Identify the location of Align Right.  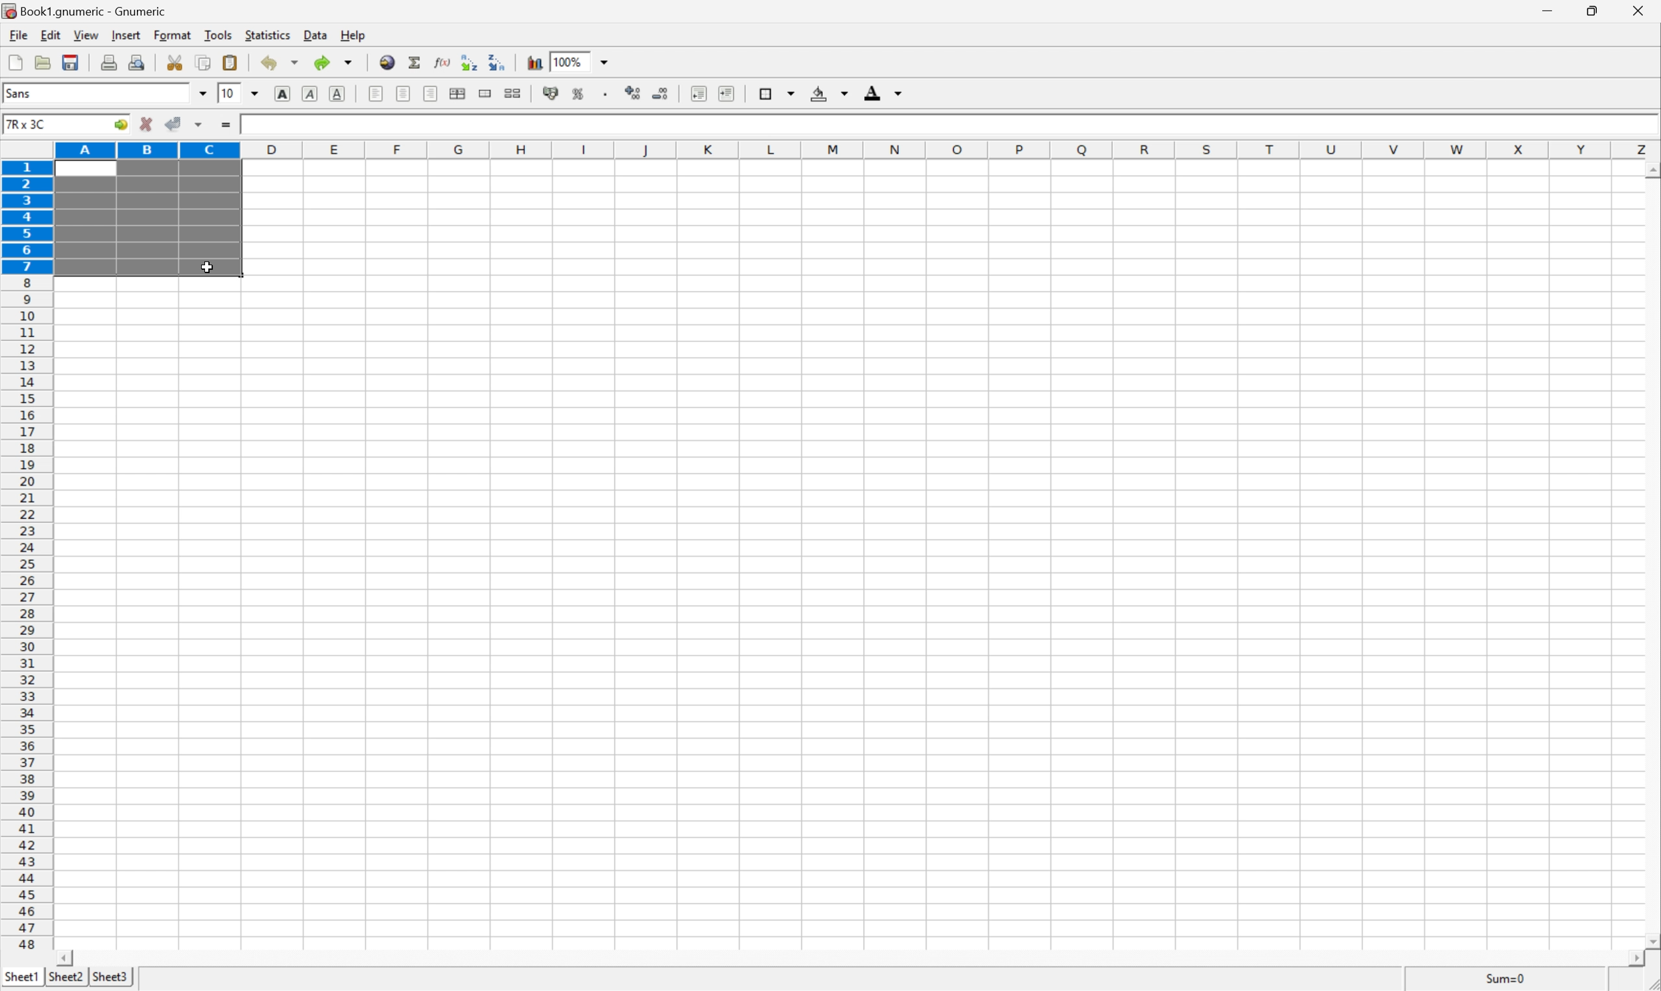
(432, 93).